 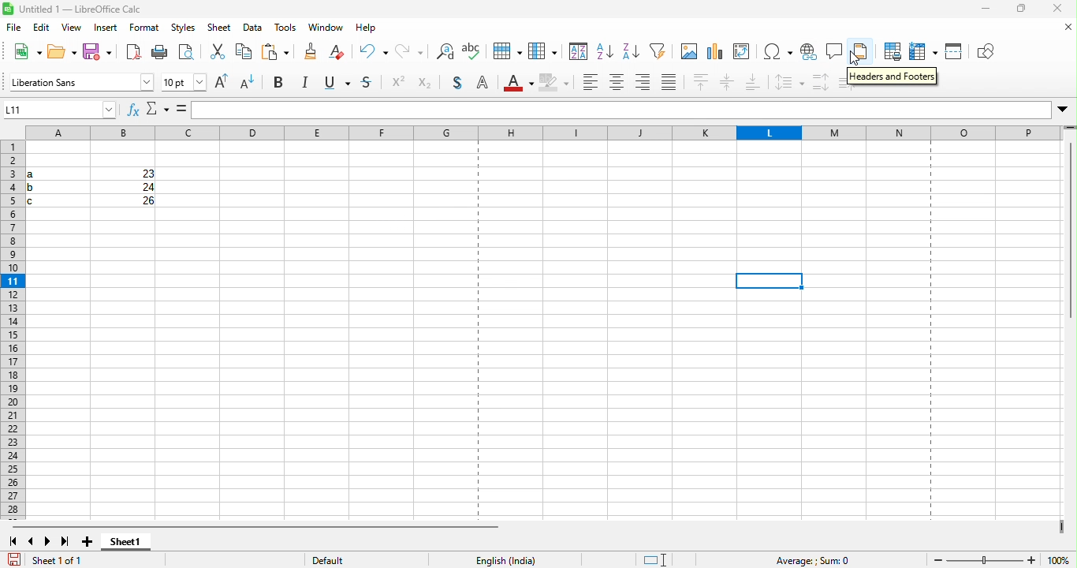 I want to click on undo, so click(x=342, y=54).